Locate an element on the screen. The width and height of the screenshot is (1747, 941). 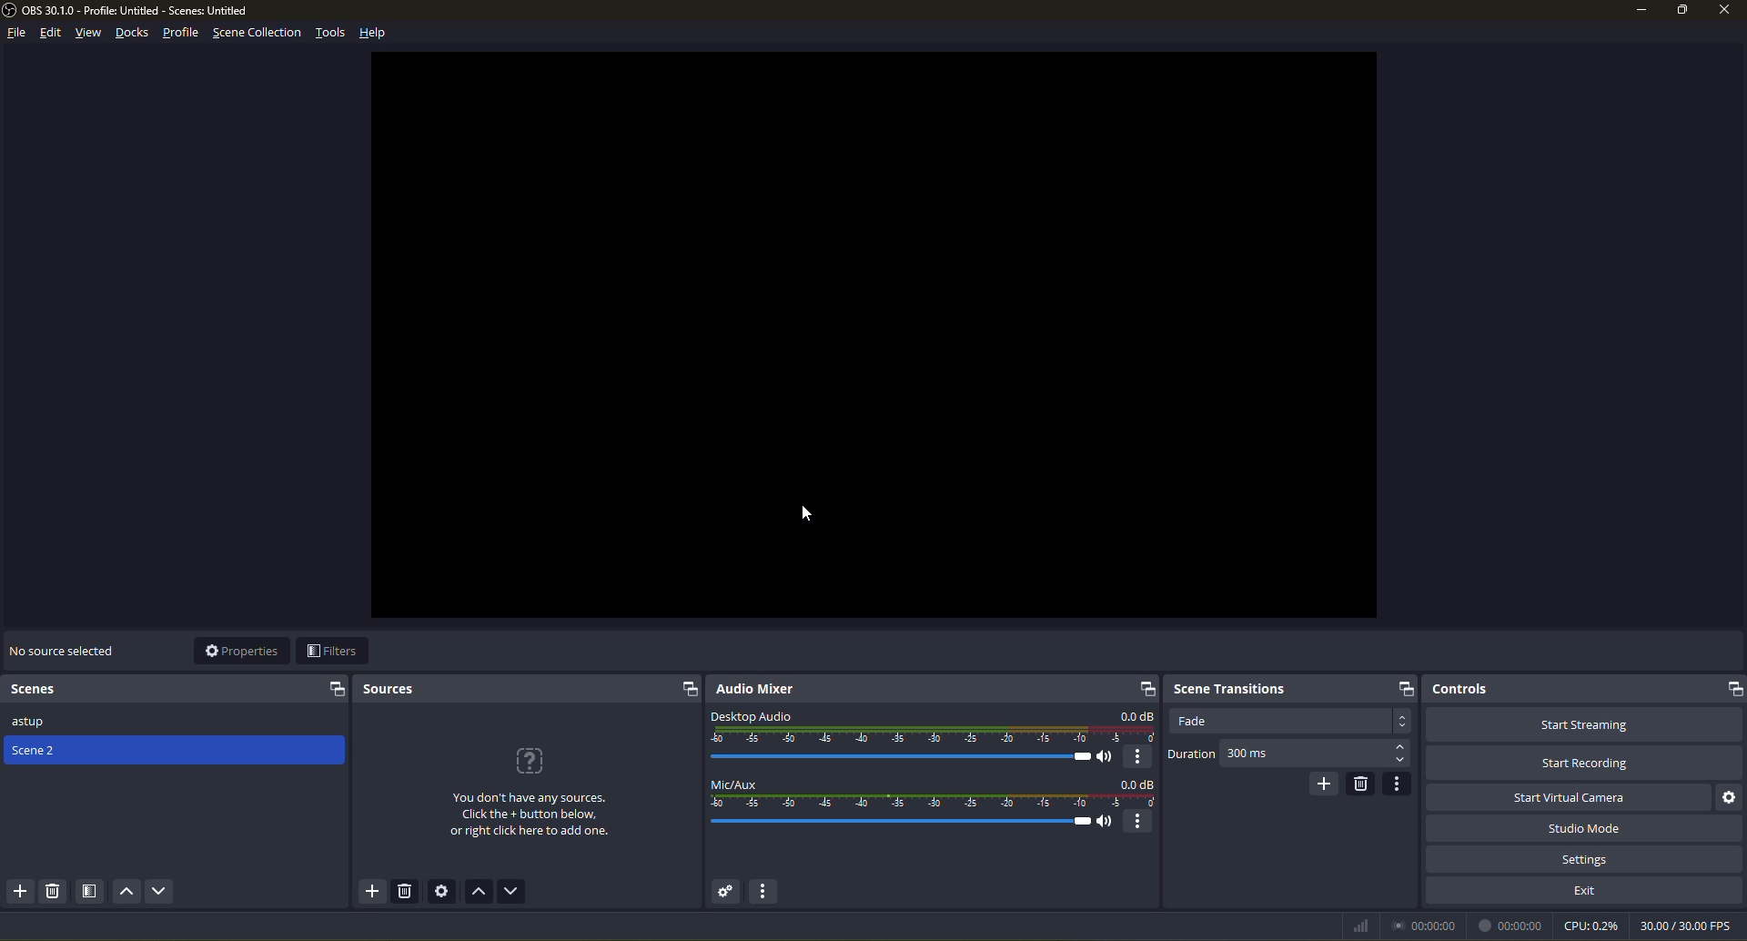
move source down is located at coordinates (511, 891).